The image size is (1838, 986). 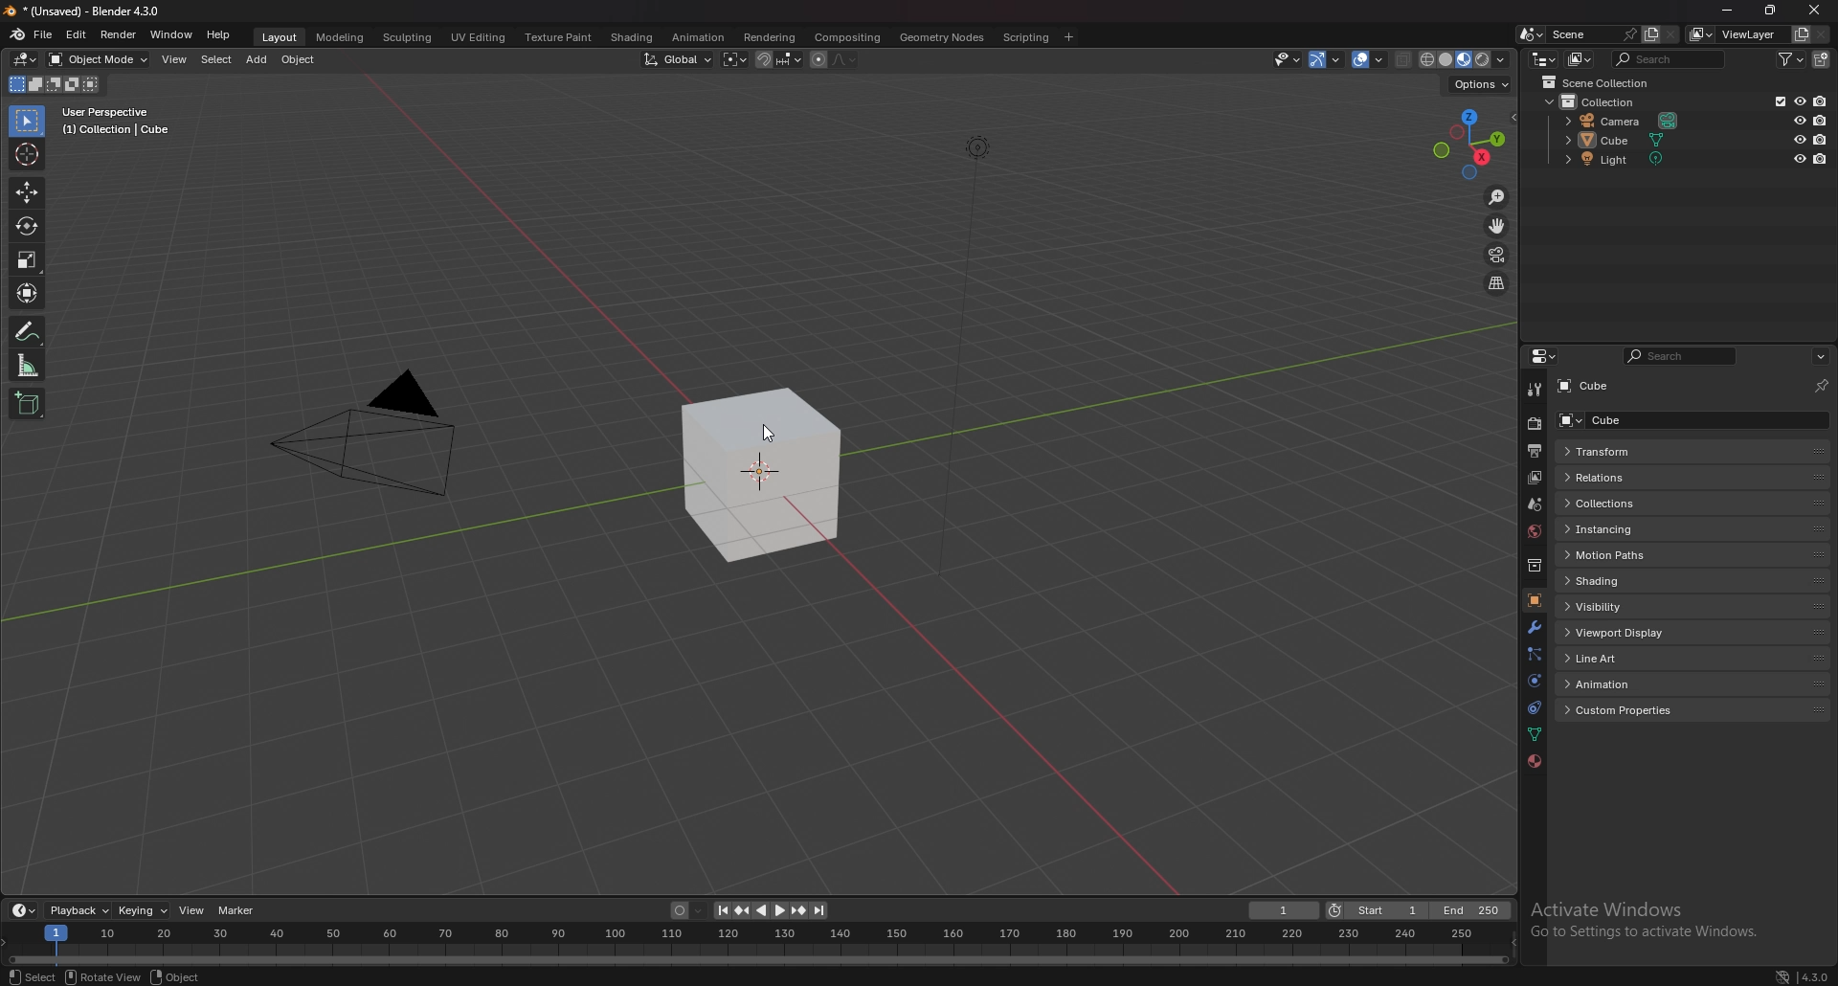 What do you see at coordinates (1286, 910) in the screenshot?
I see `current frame` at bounding box center [1286, 910].